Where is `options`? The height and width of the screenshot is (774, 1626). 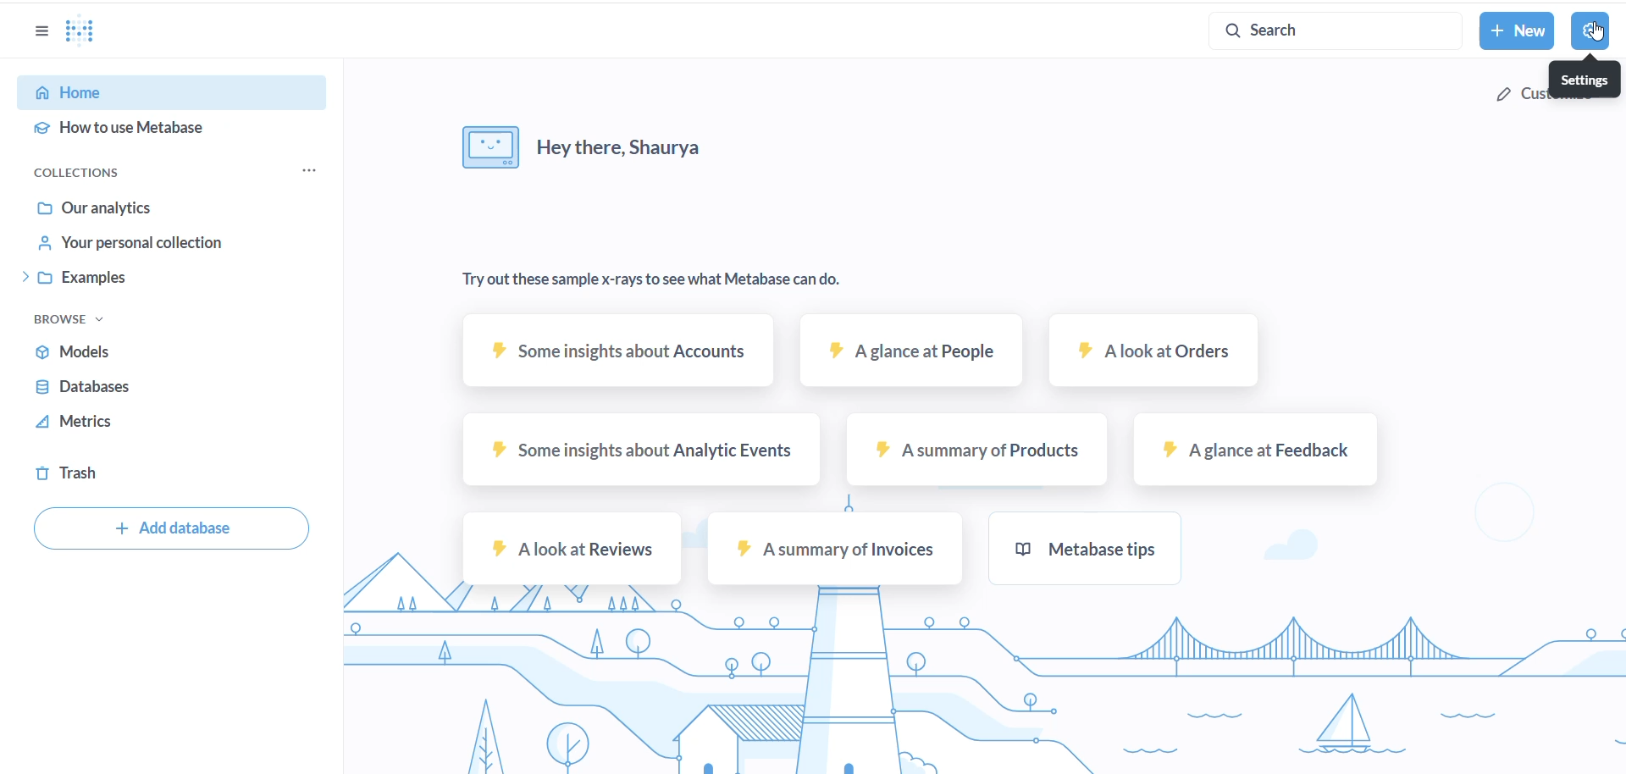 options is located at coordinates (40, 31).